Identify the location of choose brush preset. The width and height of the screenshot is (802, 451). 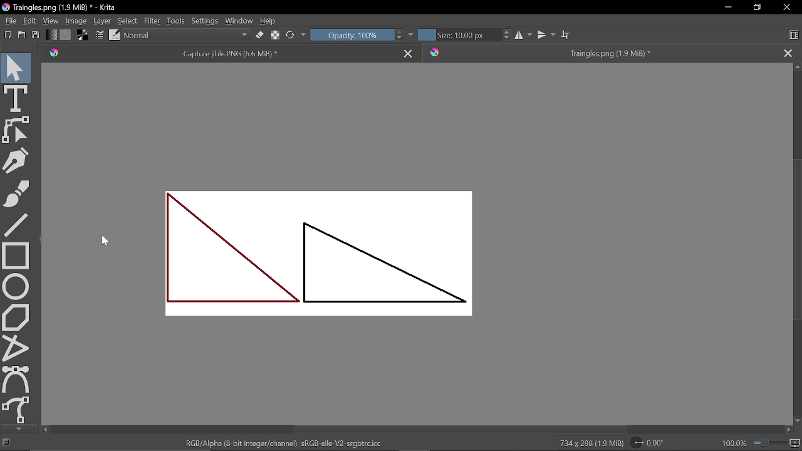
(114, 35).